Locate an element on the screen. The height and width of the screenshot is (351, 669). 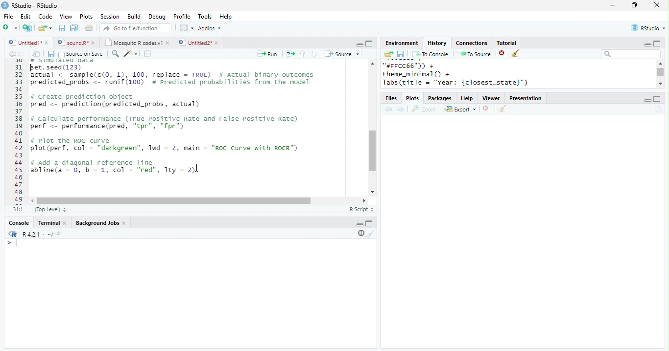
Plots is located at coordinates (87, 16).